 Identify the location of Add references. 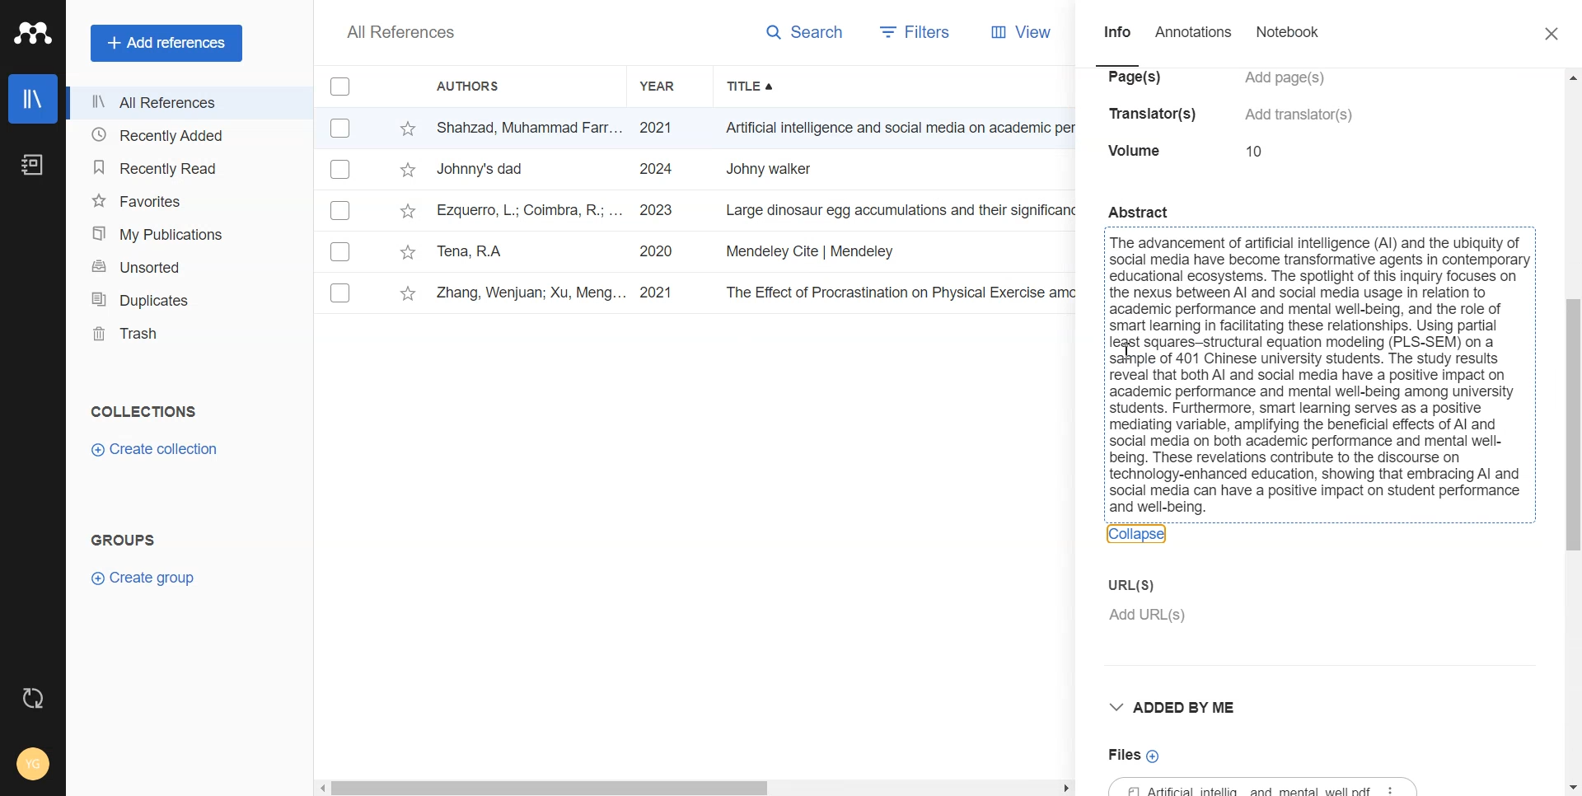
(168, 44).